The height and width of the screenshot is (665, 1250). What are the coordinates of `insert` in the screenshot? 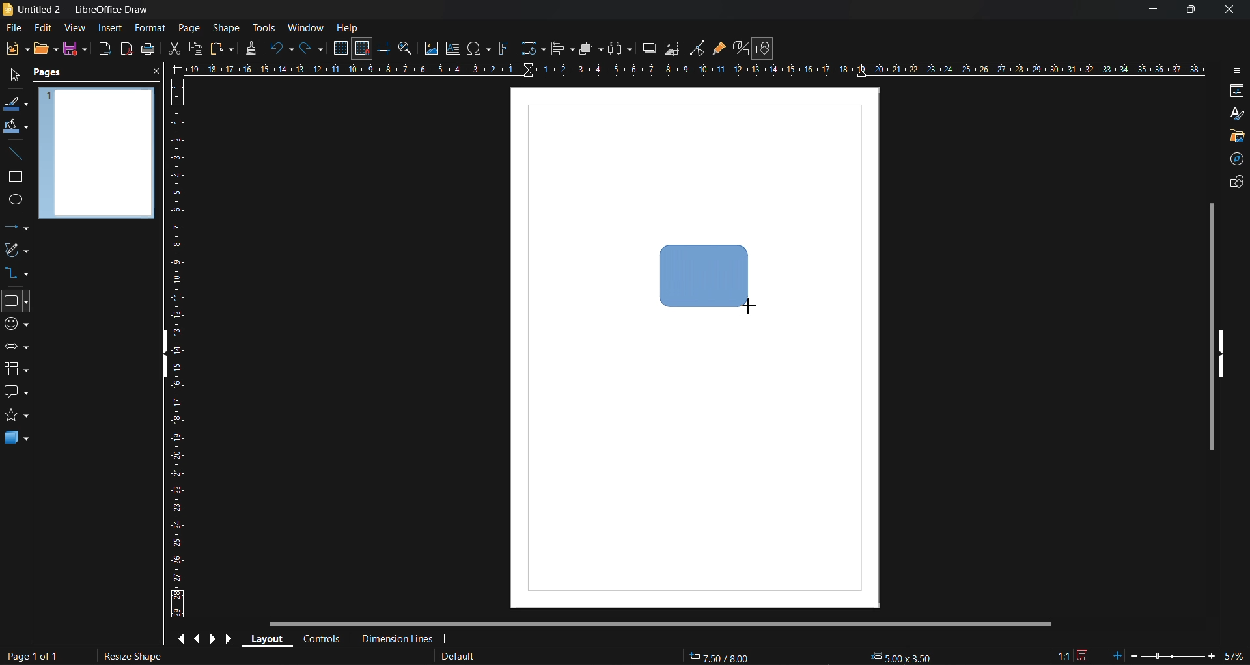 It's located at (107, 28).